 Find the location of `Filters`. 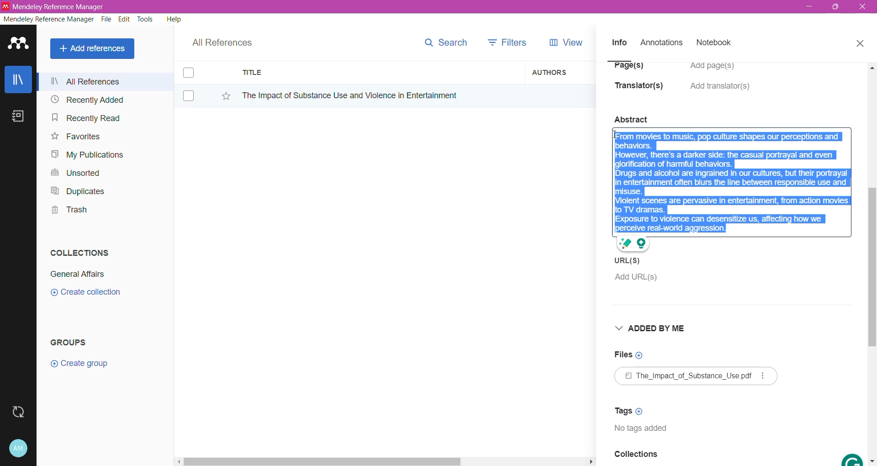

Filters is located at coordinates (510, 42).